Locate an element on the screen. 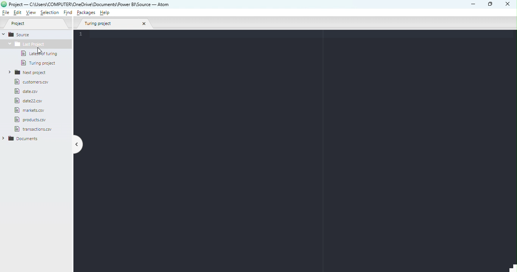  workspace is located at coordinates (299, 155).